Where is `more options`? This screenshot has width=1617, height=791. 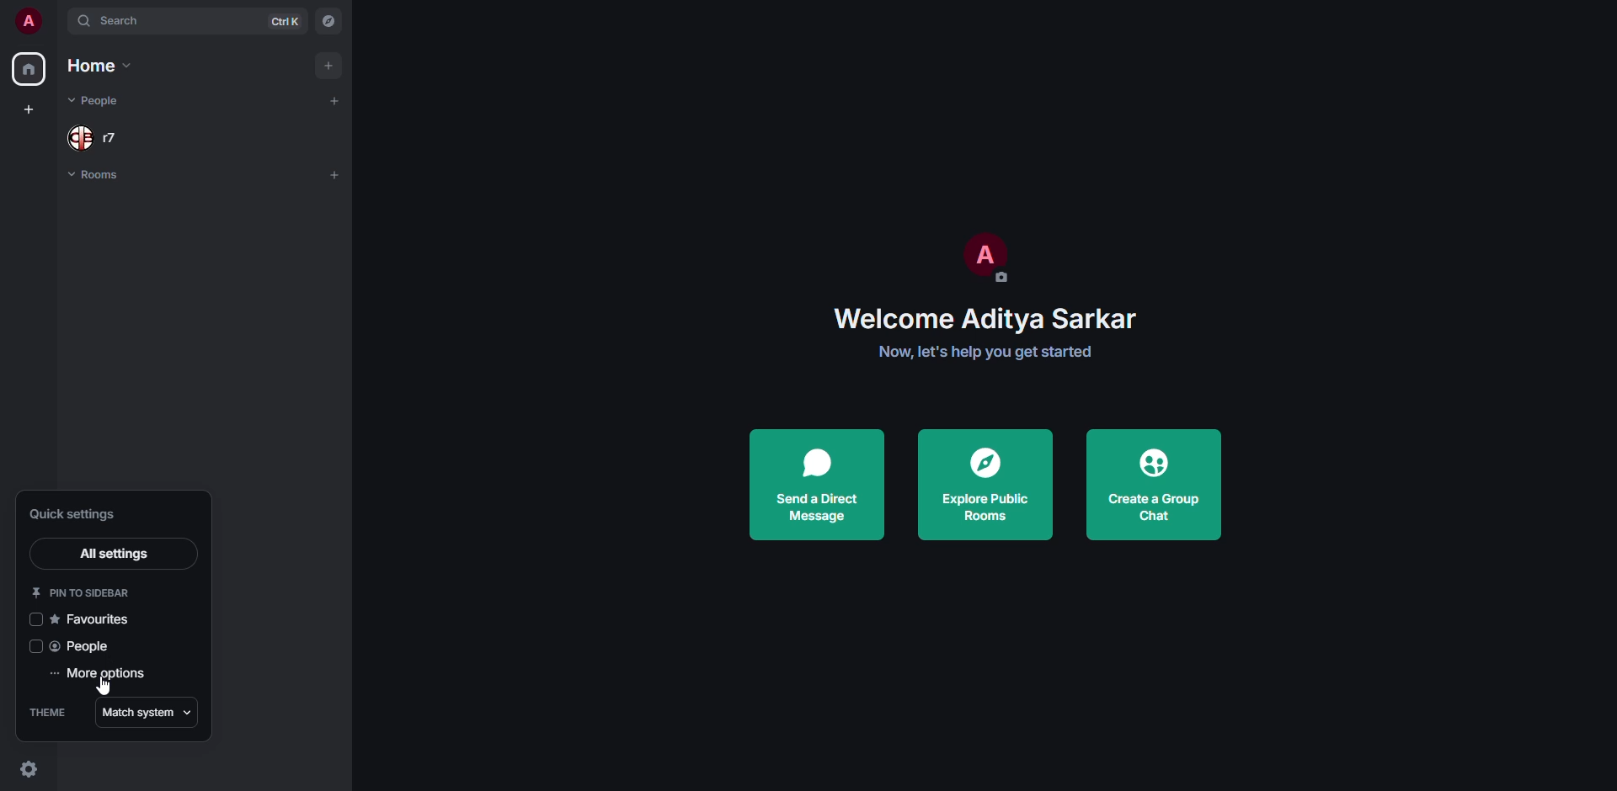 more options is located at coordinates (98, 675).